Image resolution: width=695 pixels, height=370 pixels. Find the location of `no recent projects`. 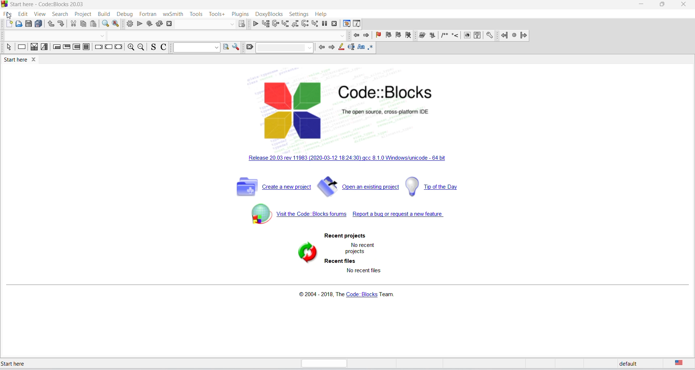

no recent projects is located at coordinates (357, 248).